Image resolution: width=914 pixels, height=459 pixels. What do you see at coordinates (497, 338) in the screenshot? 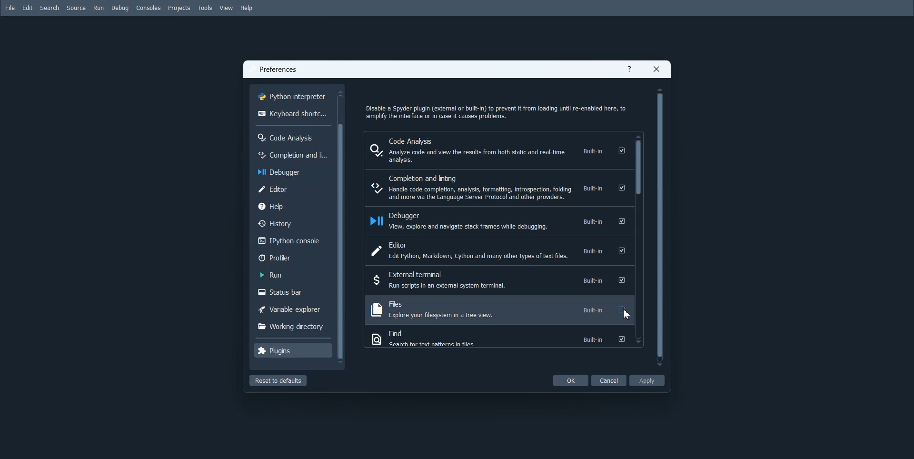
I see `Find` at bounding box center [497, 338].